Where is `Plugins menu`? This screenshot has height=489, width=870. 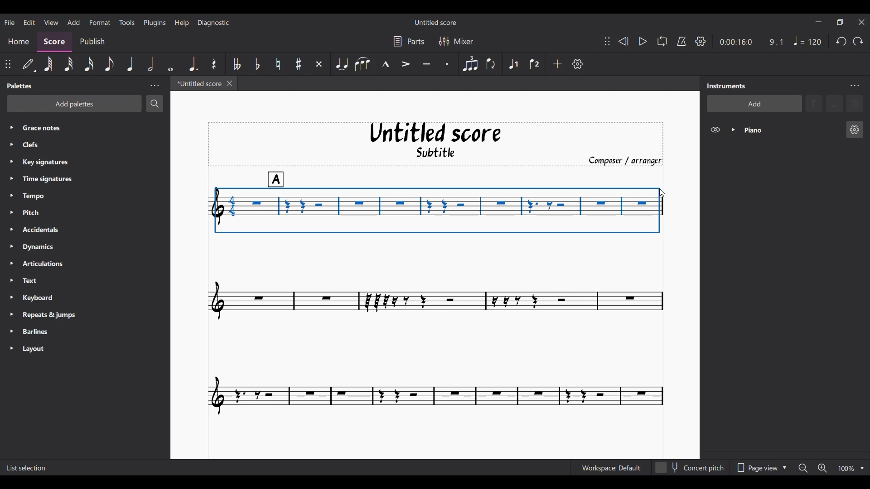 Plugins menu is located at coordinates (155, 22).